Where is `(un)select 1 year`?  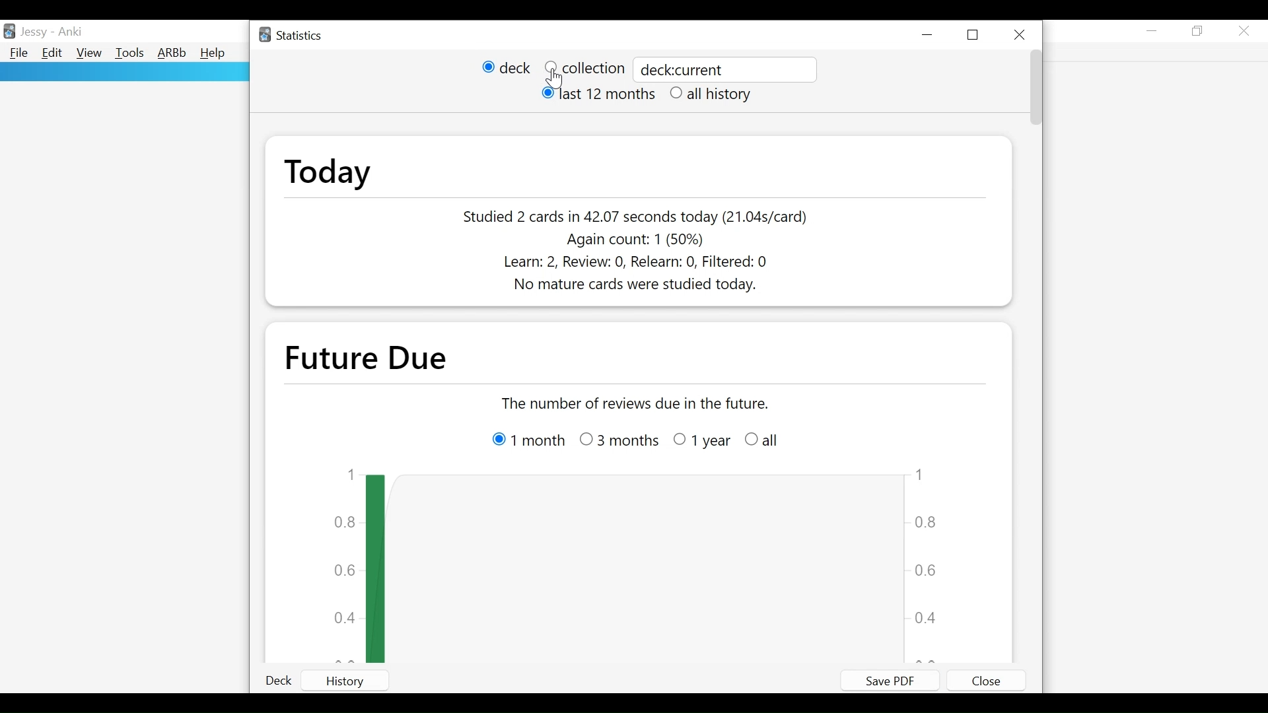 (un)select 1 year is located at coordinates (703, 441).